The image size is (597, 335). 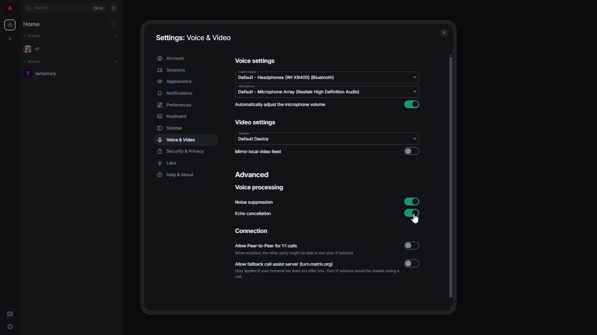 What do you see at coordinates (412, 201) in the screenshot?
I see `enabled` at bounding box center [412, 201].